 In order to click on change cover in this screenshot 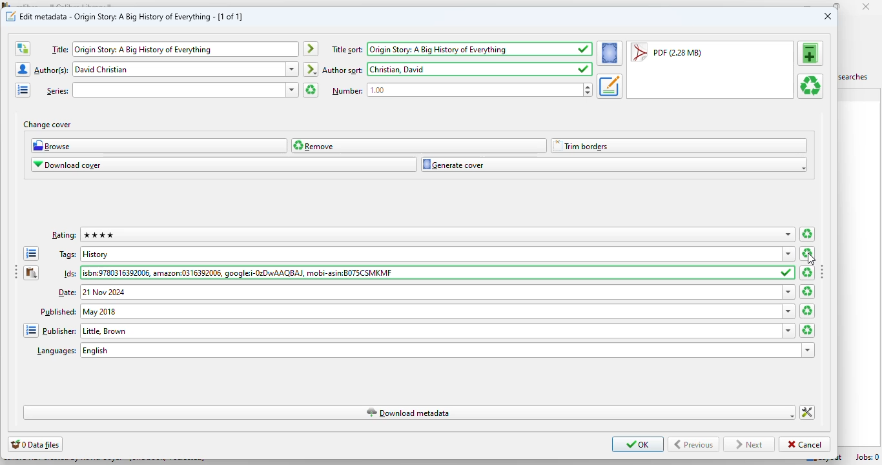, I will do `click(47, 125)`.